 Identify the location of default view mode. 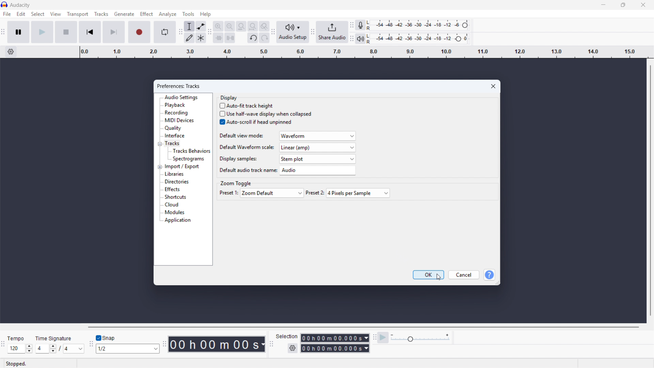
(286, 136).